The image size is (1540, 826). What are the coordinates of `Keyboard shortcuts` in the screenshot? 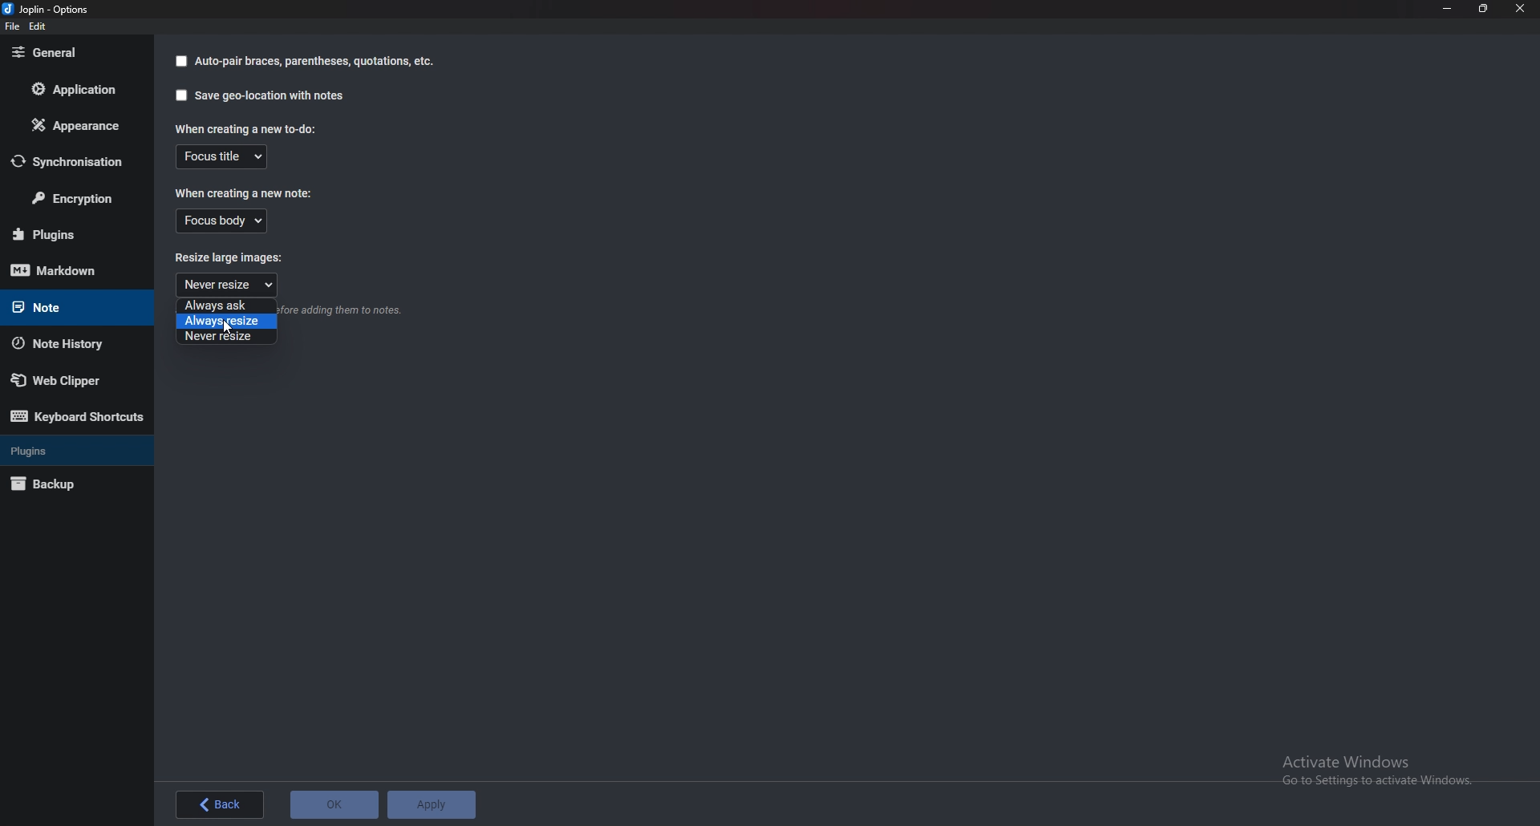 It's located at (78, 416).